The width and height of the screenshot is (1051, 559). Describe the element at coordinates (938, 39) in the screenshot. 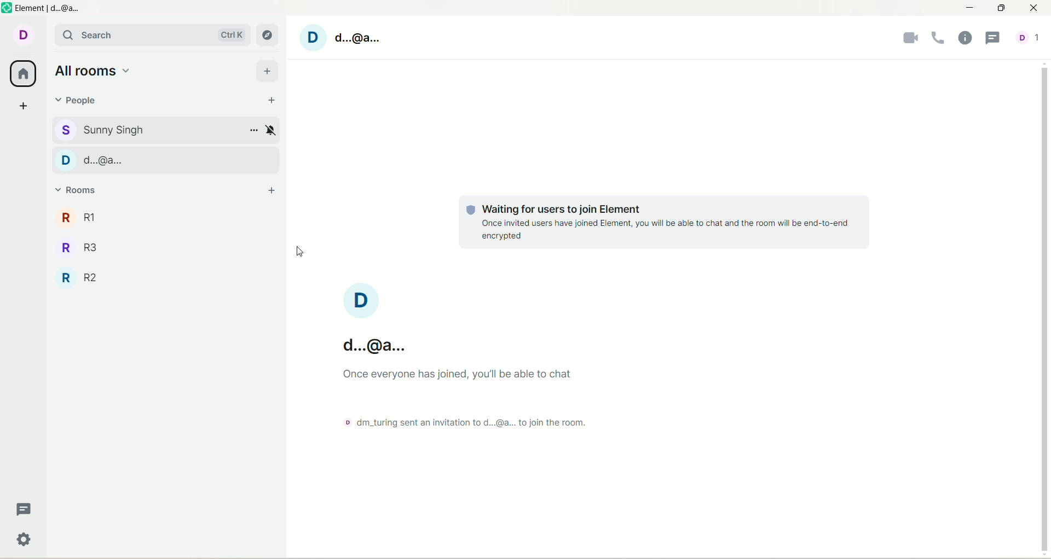

I see `voice call` at that location.